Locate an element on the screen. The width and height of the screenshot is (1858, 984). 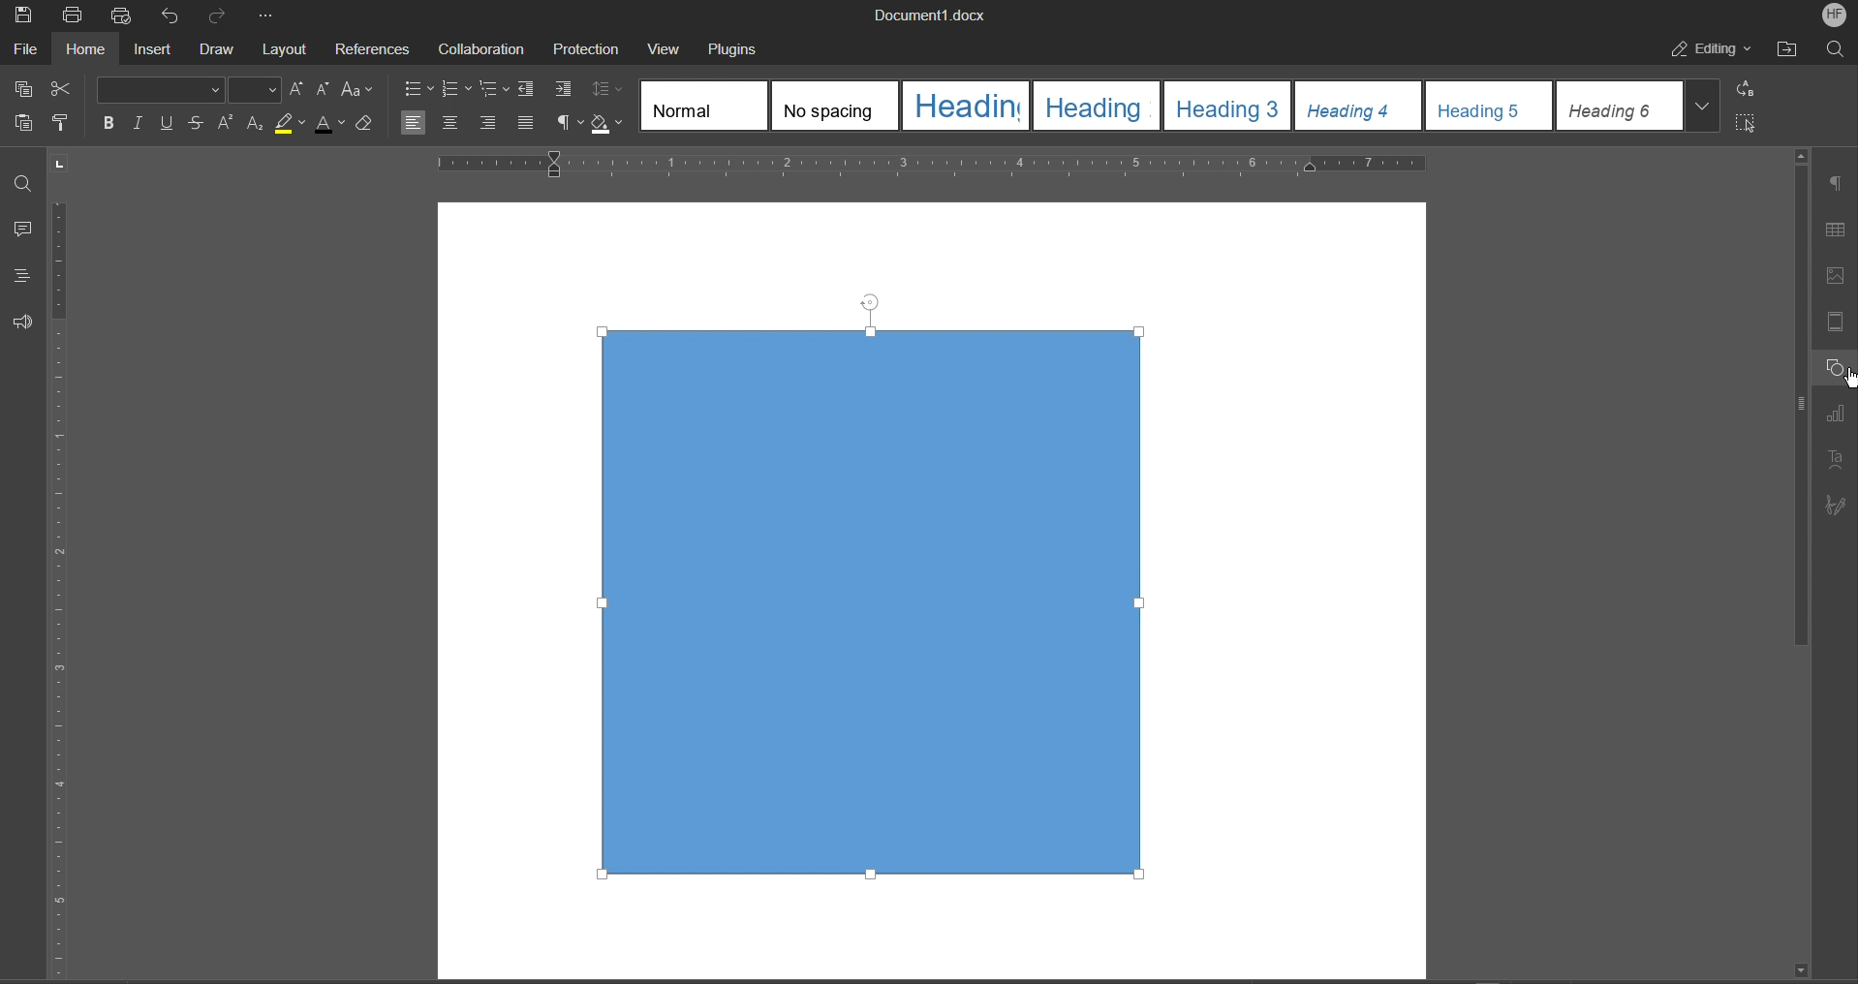
Superscript is located at coordinates (227, 125).